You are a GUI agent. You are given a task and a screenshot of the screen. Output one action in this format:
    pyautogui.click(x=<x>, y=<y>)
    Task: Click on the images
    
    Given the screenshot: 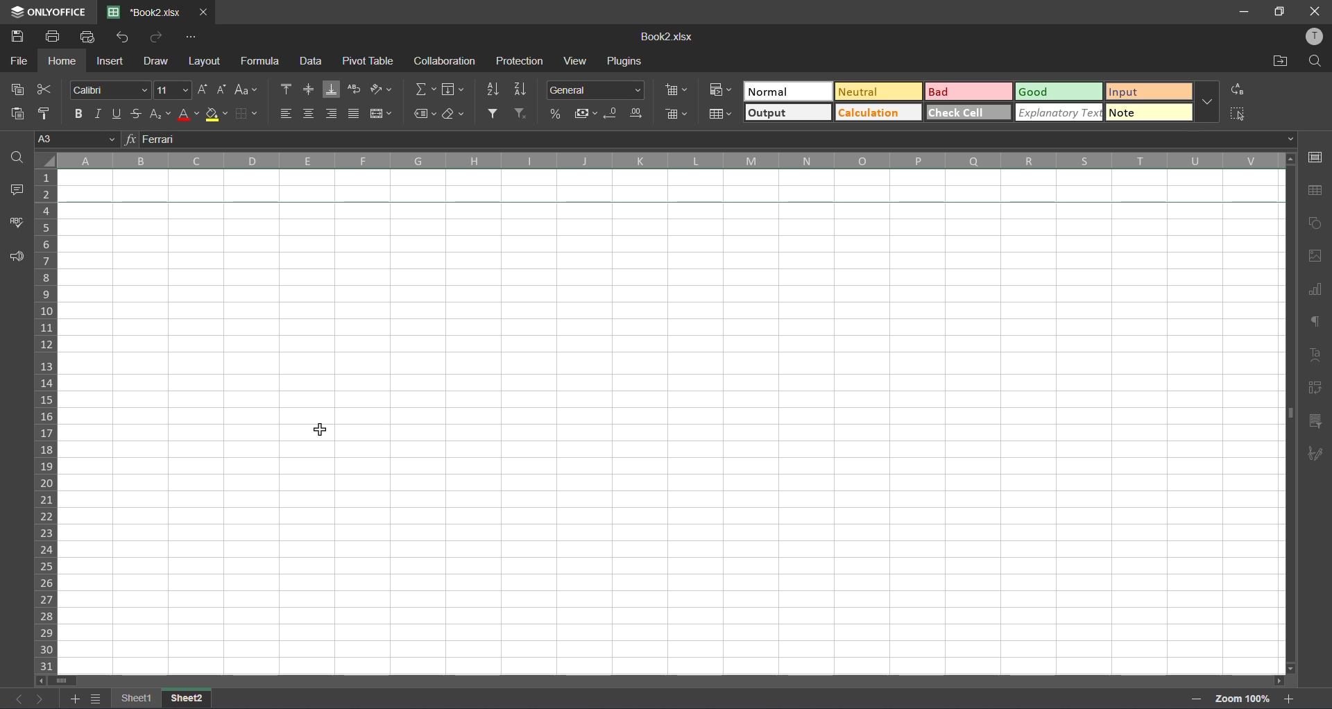 What is the action you would take?
    pyautogui.click(x=1316, y=257)
    